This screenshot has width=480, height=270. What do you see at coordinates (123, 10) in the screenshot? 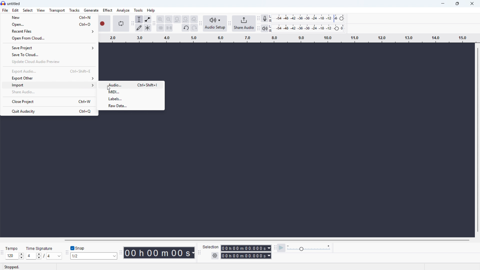
I see `Analyse ` at bounding box center [123, 10].